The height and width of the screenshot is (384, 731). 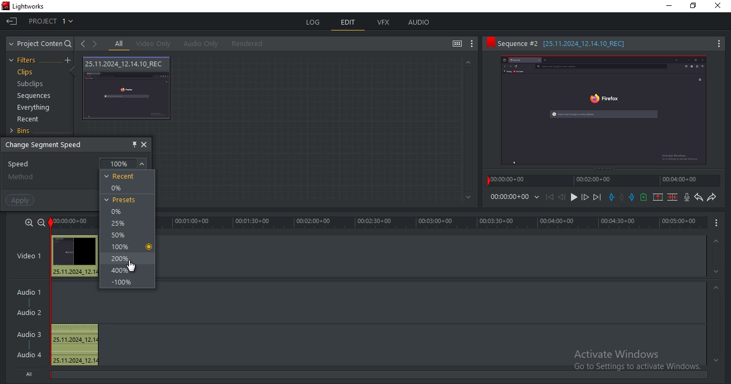 I want to click on speed, so click(x=20, y=164).